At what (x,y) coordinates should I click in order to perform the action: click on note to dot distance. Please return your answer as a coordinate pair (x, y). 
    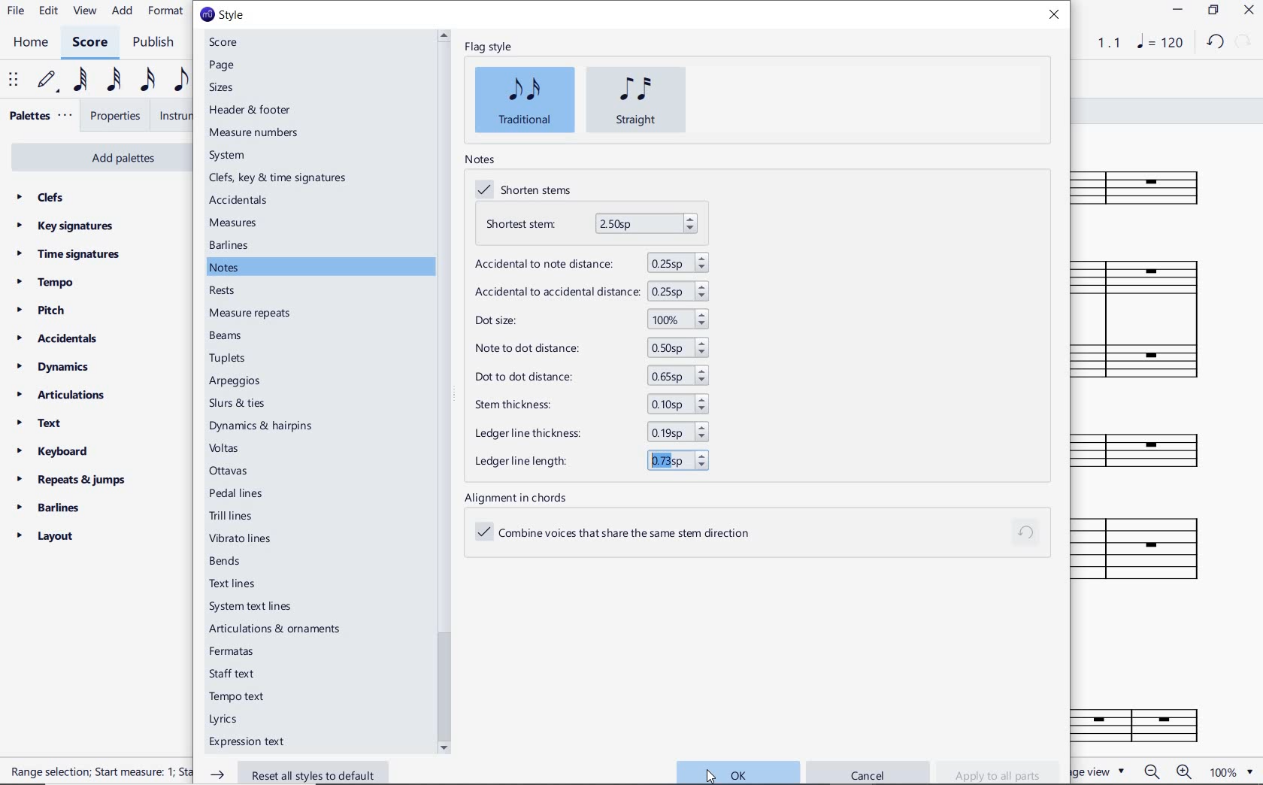
    Looking at the image, I should click on (588, 347).